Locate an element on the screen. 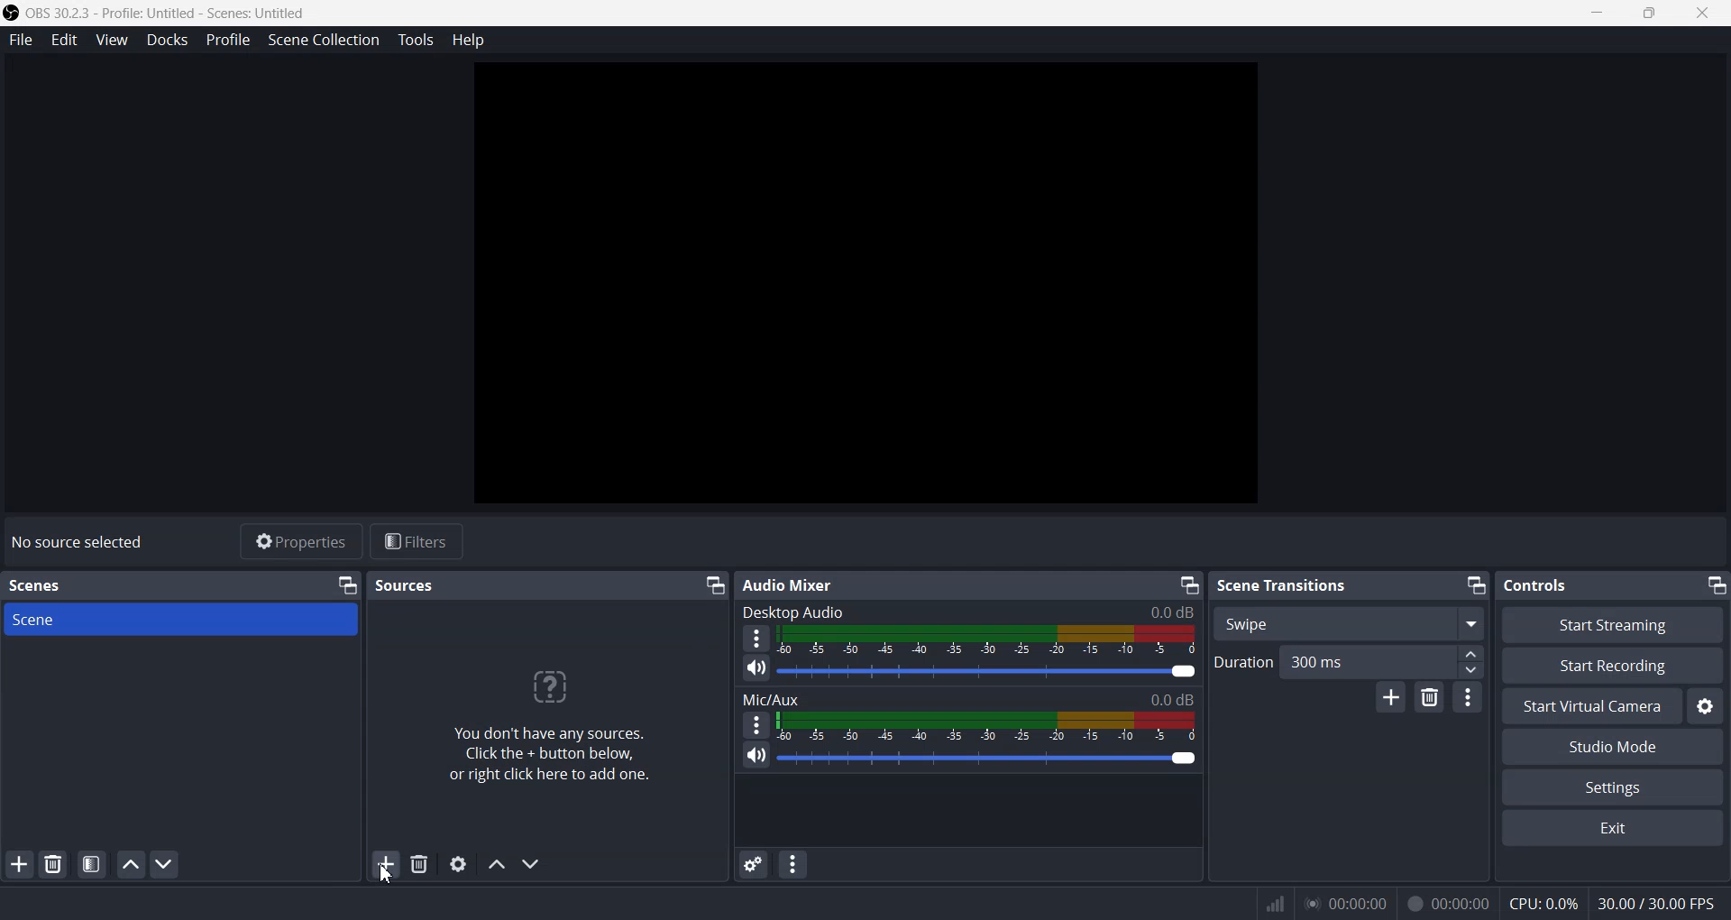 This screenshot has width=1731, height=920. Text is located at coordinates (1284, 586).